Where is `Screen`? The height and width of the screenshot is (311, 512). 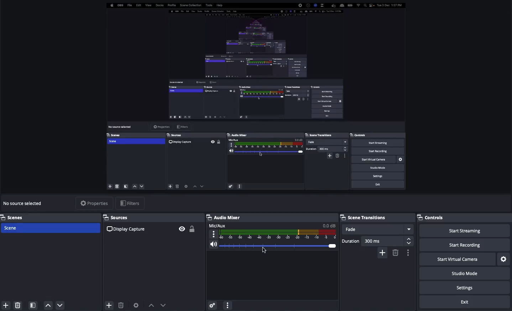
Screen is located at coordinates (256, 96).